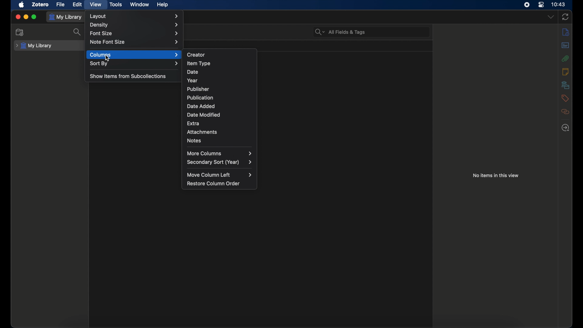  What do you see at coordinates (61, 5) in the screenshot?
I see `file` at bounding box center [61, 5].